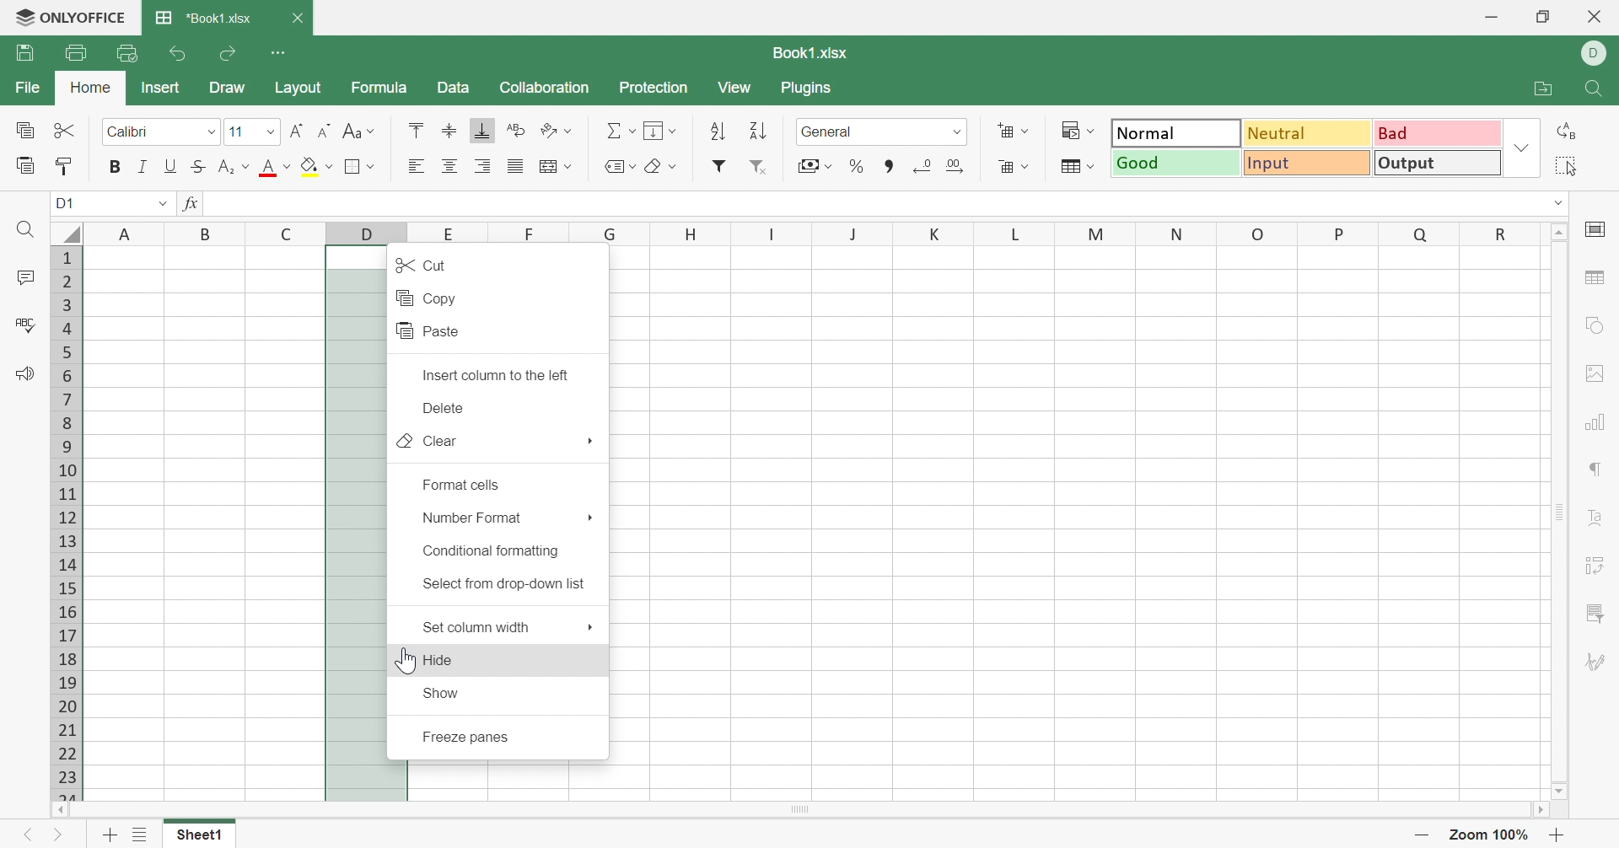 This screenshot has width=1619, height=848. Describe the element at coordinates (479, 630) in the screenshot. I see `Set column width` at that location.